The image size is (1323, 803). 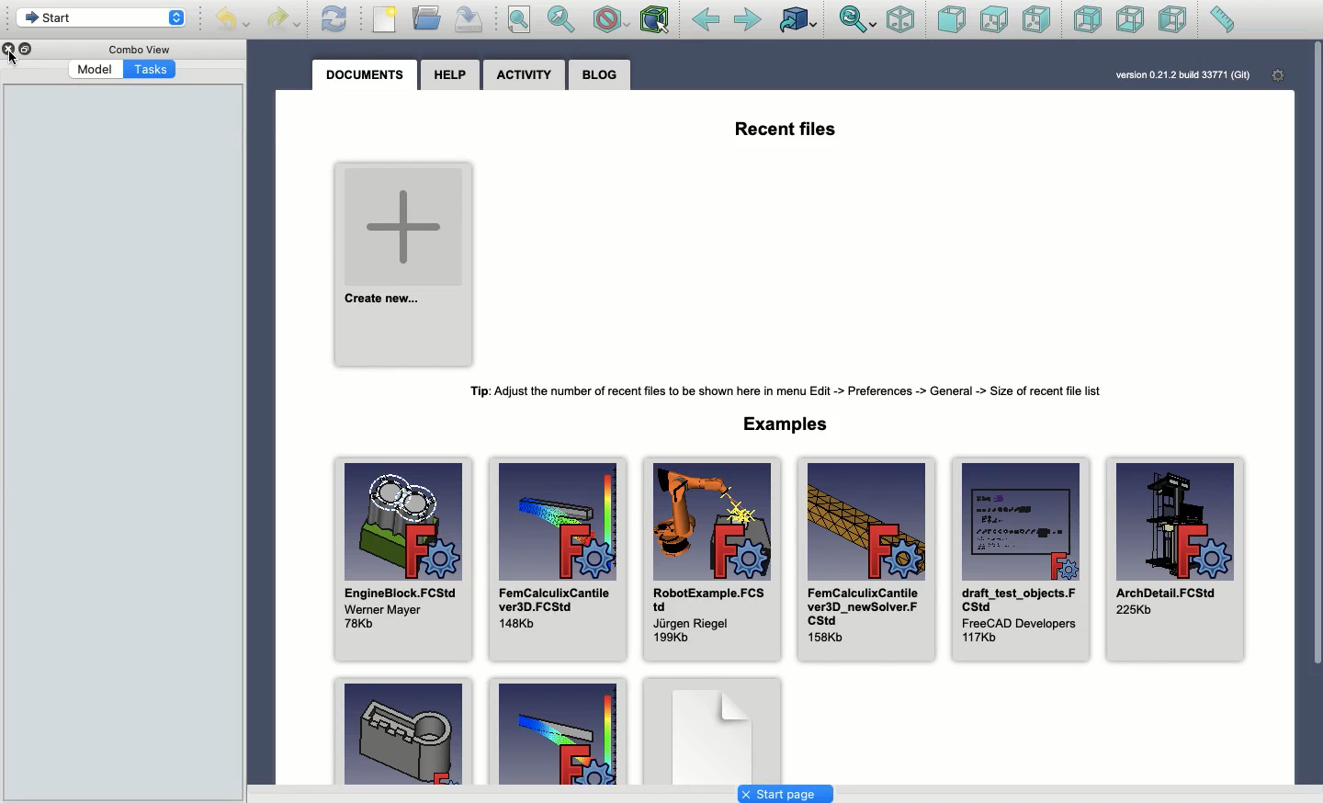 I want to click on Measure, so click(x=1227, y=19).